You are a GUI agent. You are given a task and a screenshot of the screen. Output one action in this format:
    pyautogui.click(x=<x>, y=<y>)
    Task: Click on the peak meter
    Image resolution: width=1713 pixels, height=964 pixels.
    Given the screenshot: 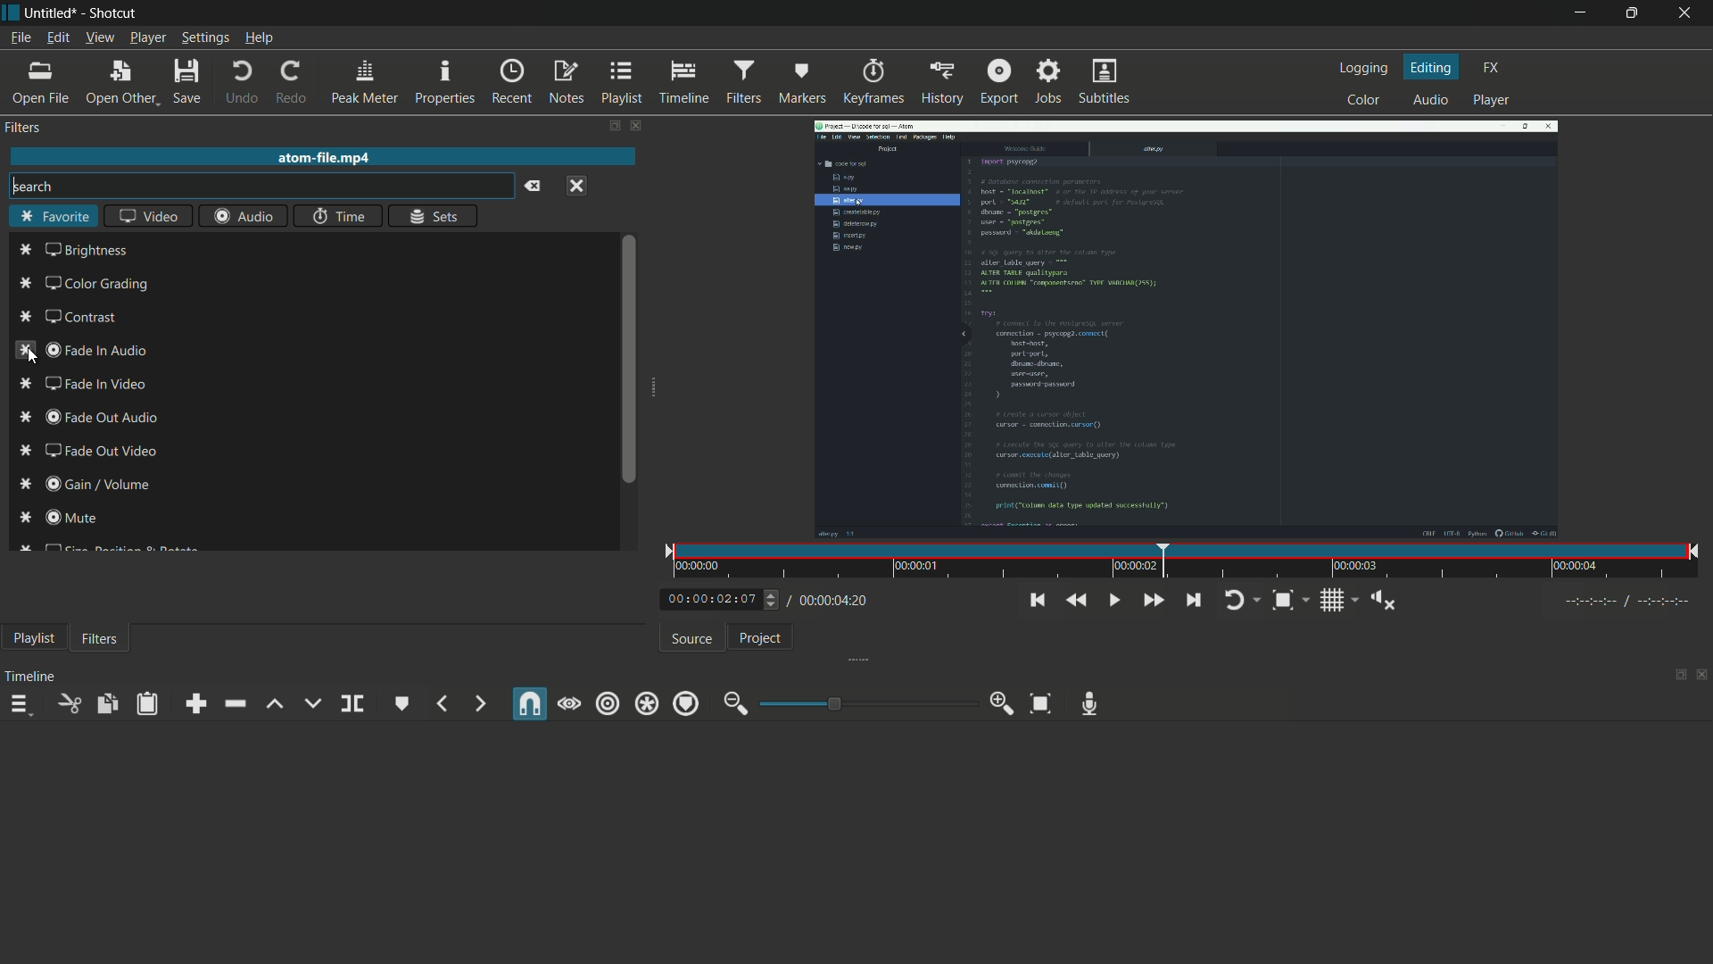 What is the action you would take?
    pyautogui.click(x=363, y=83)
    